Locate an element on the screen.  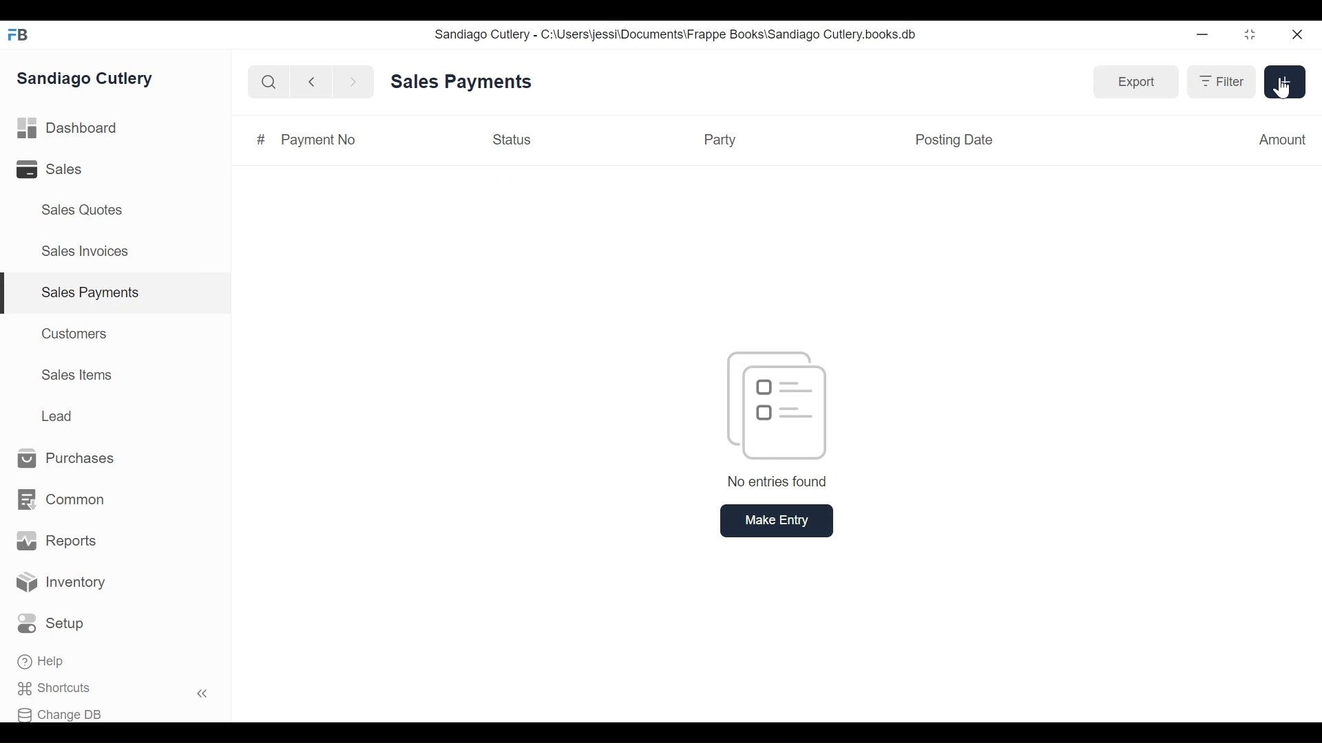
Dashboard is located at coordinates (67, 129).